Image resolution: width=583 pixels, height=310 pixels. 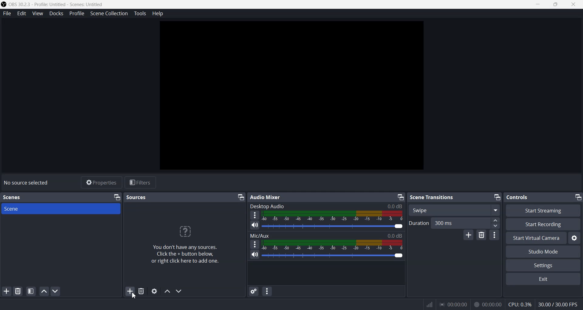 What do you see at coordinates (574, 5) in the screenshot?
I see `Close` at bounding box center [574, 5].